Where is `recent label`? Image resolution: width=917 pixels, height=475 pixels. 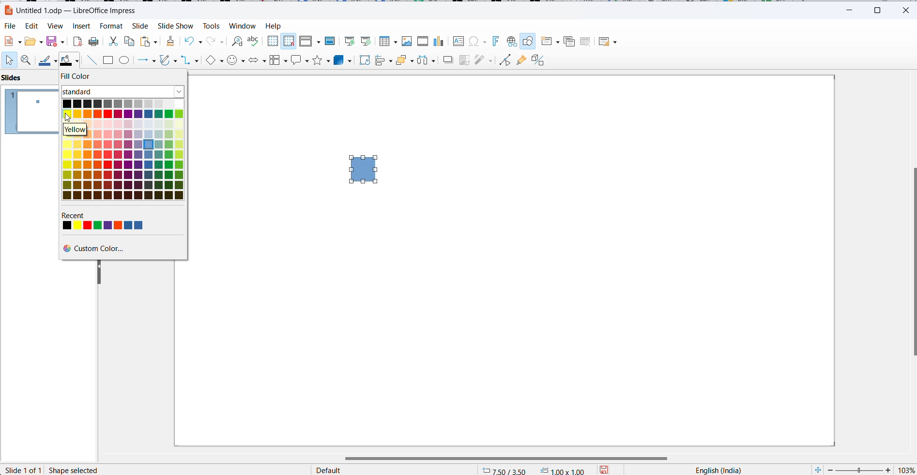 recent label is located at coordinates (77, 215).